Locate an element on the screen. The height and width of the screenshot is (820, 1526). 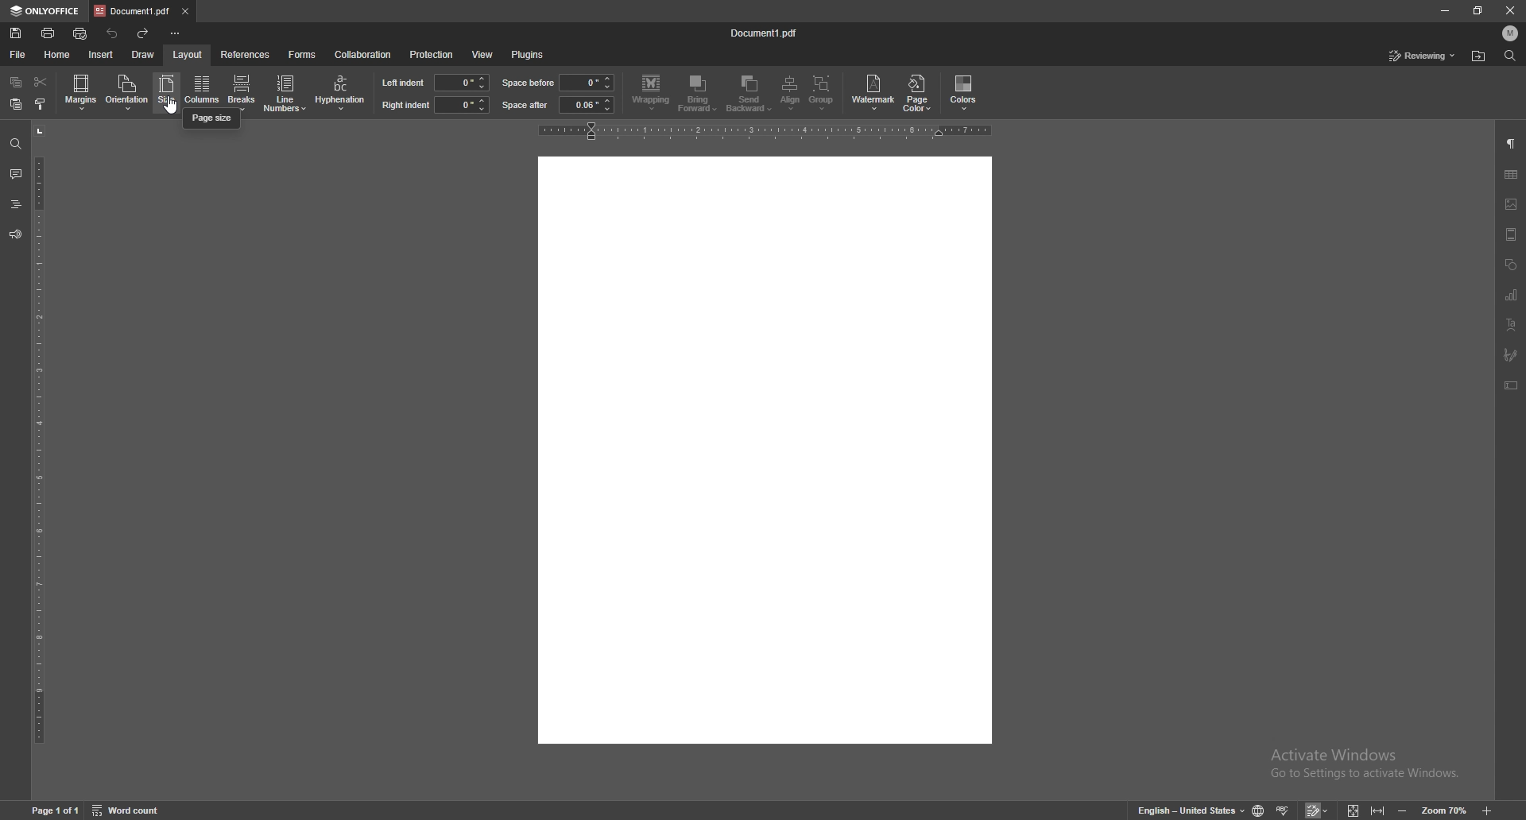
track changes is located at coordinates (1319, 810).